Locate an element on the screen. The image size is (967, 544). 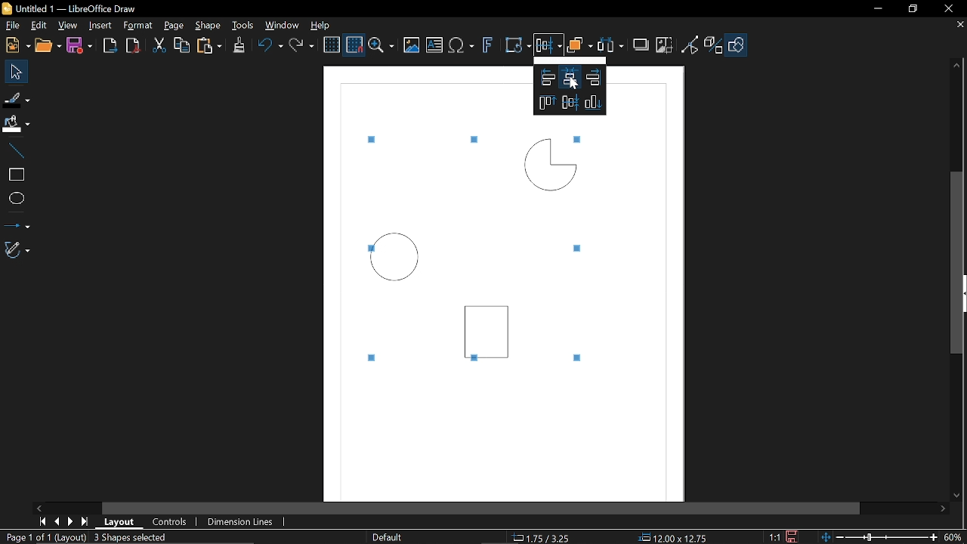
Curves and polygon is located at coordinates (17, 251).